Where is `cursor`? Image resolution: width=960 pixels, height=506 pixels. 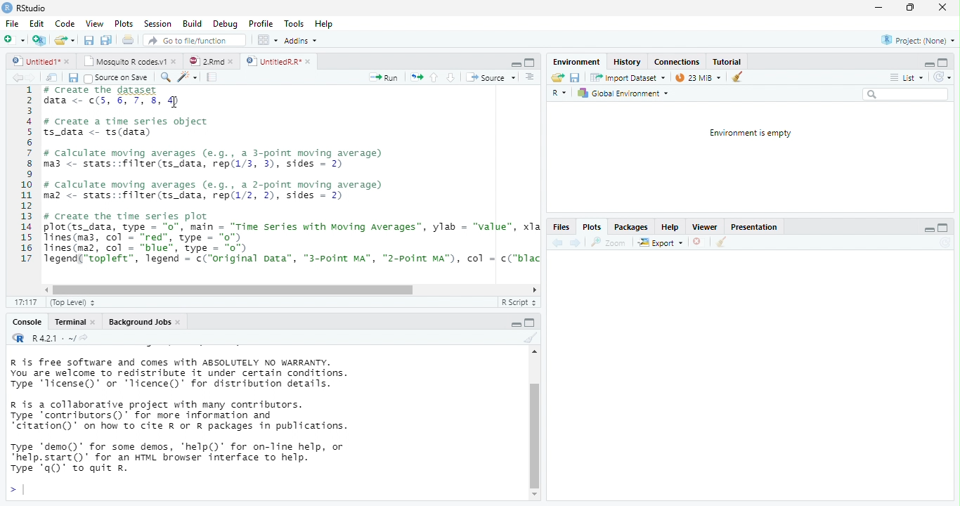
cursor is located at coordinates (173, 102).